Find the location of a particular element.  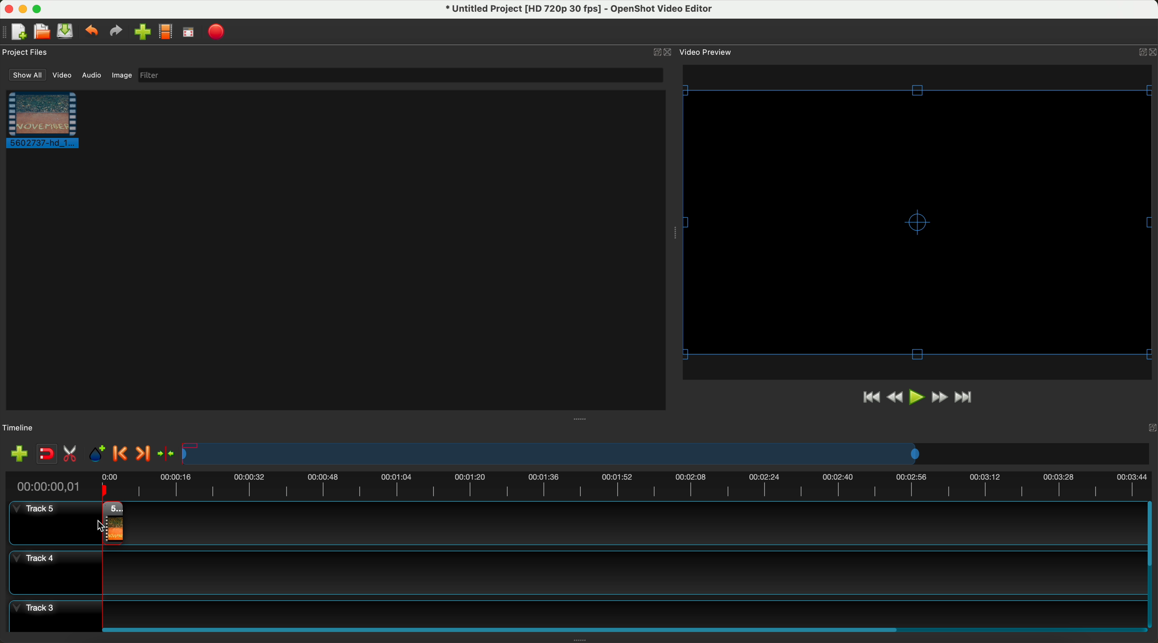

close is located at coordinates (669, 53).